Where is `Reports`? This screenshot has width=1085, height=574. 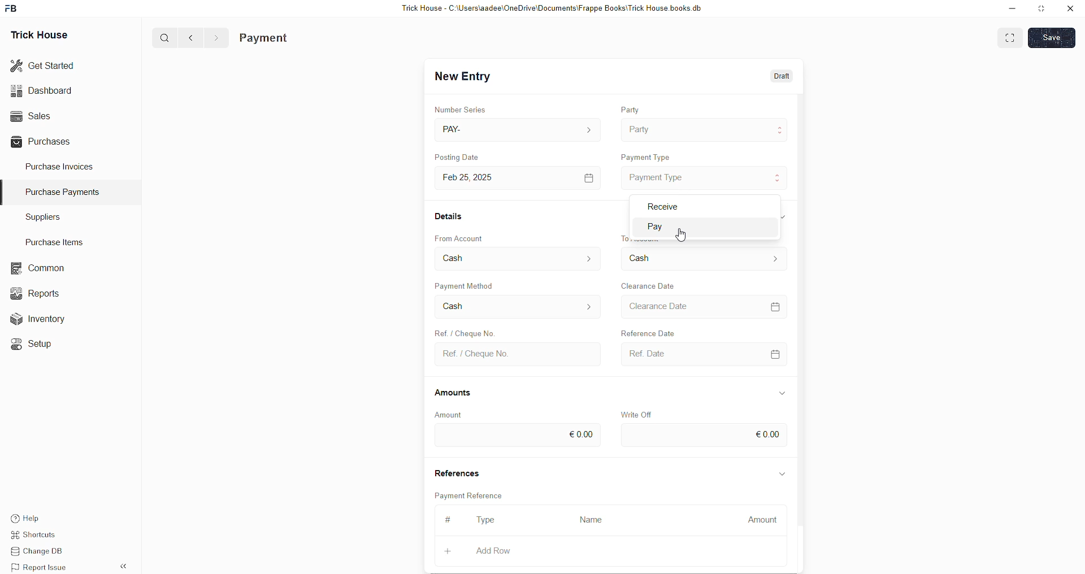
Reports is located at coordinates (39, 292).